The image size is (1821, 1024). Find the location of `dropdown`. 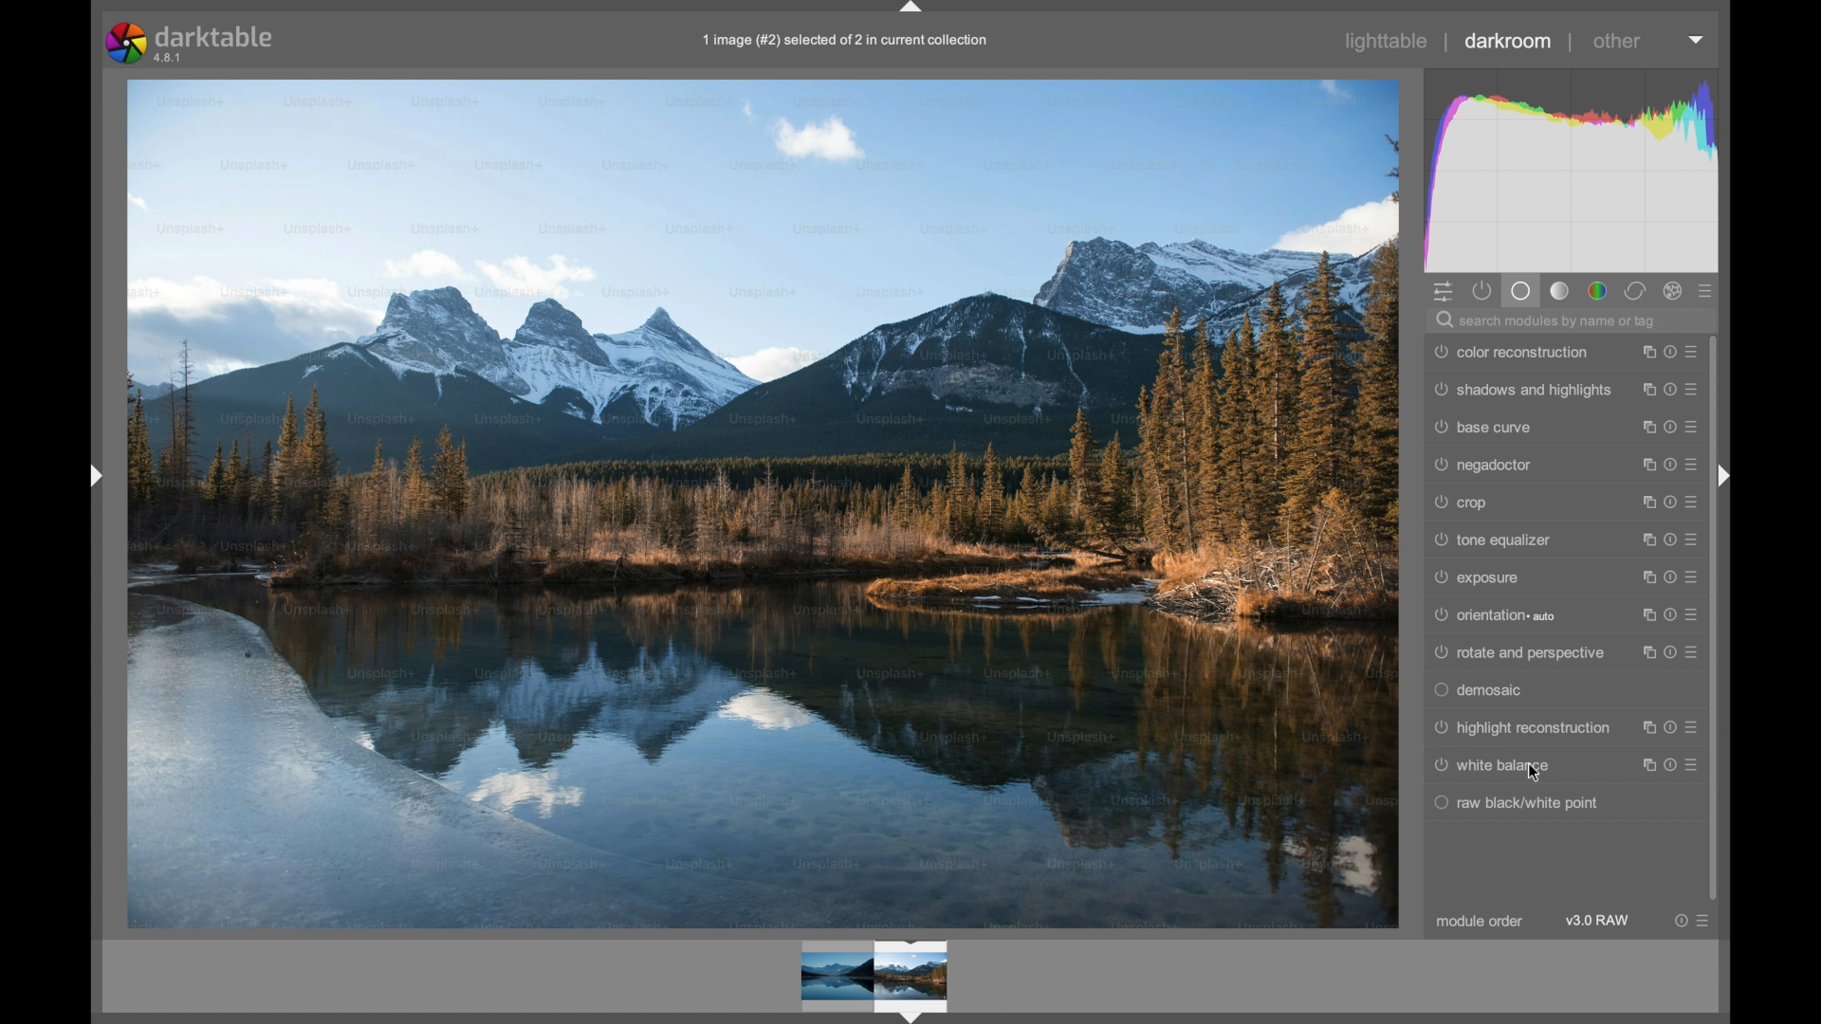

dropdown is located at coordinates (1696, 40).